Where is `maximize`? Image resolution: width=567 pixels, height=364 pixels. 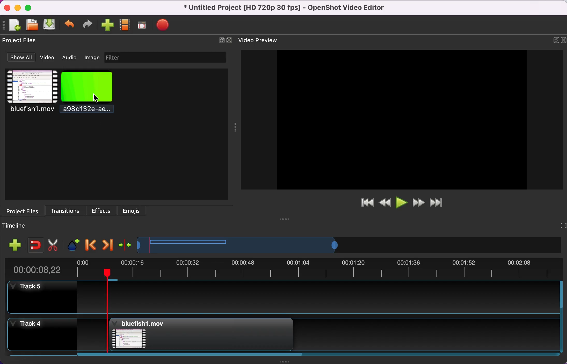
maximize is located at coordinates (31, 7).